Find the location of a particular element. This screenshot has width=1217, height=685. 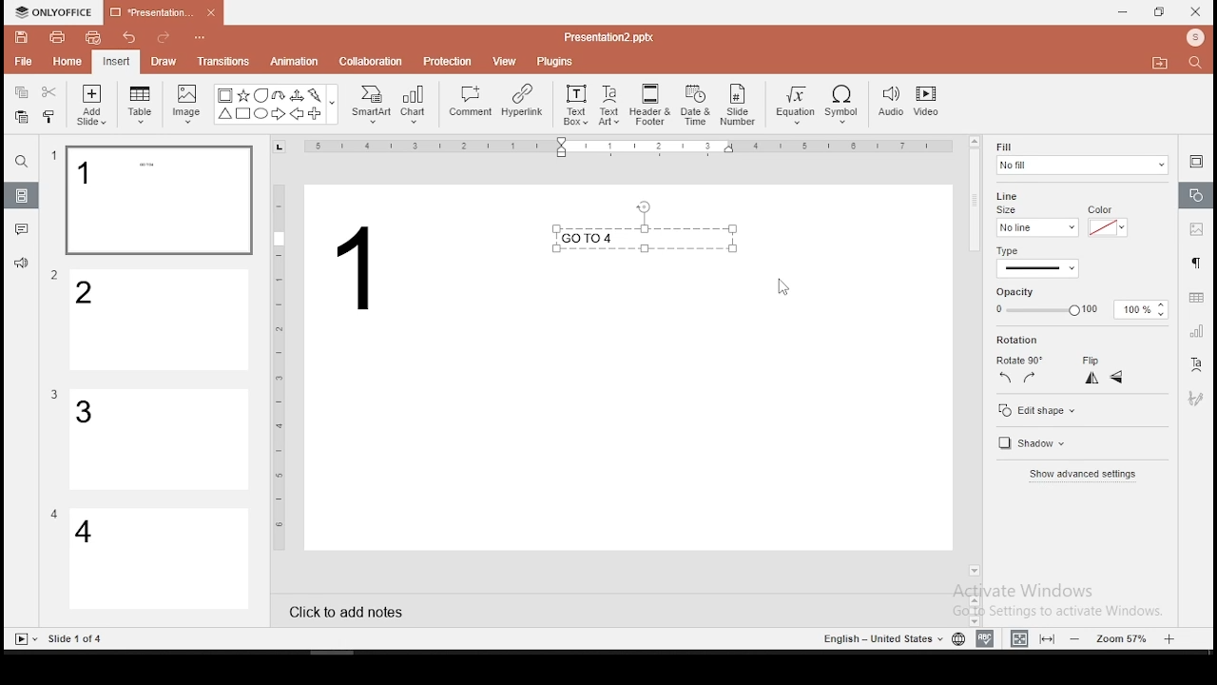

line type is located at coordinates (1036, 263).